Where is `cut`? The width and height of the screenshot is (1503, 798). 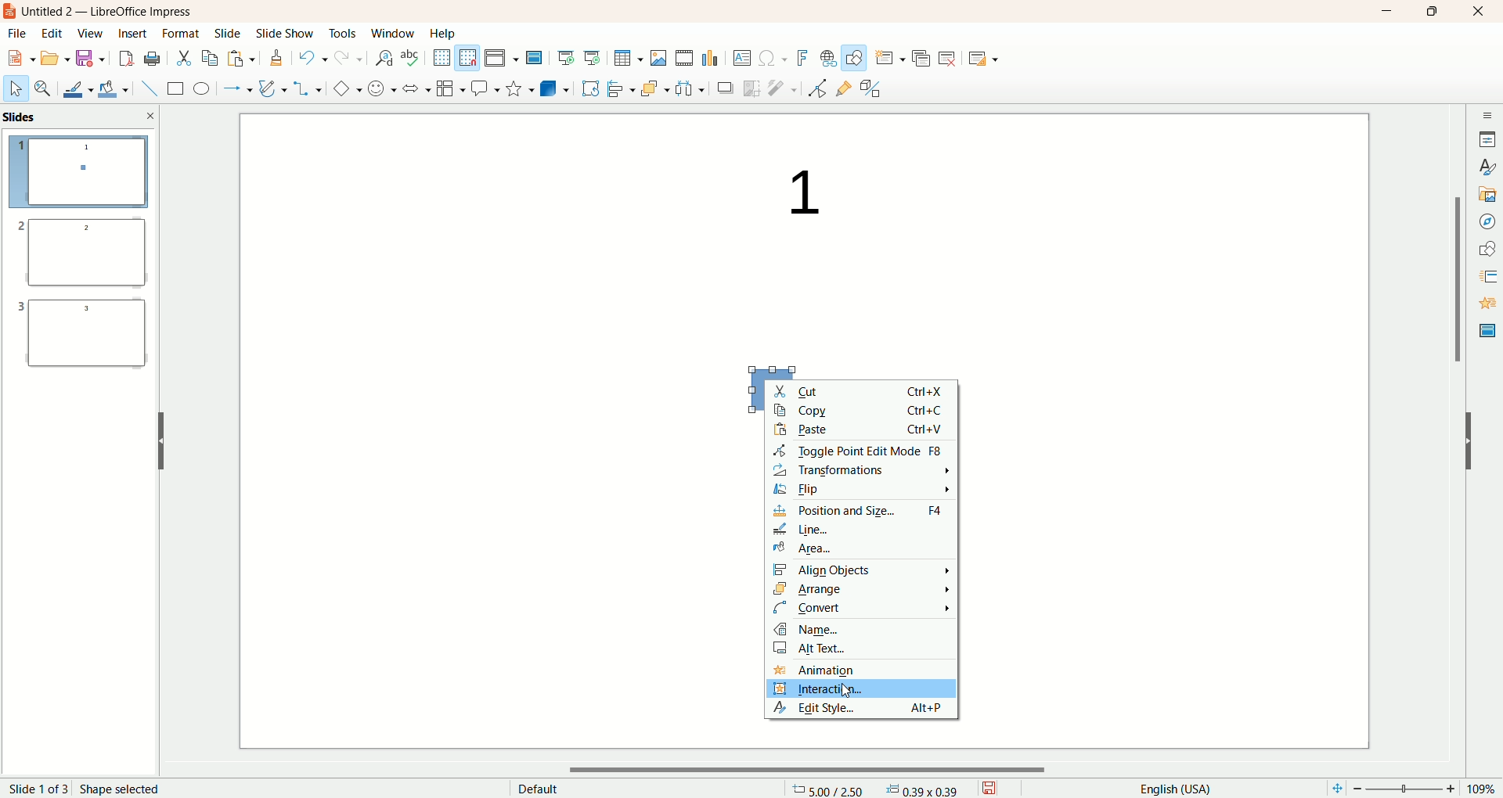
cut is located at coordinates (814, 391).